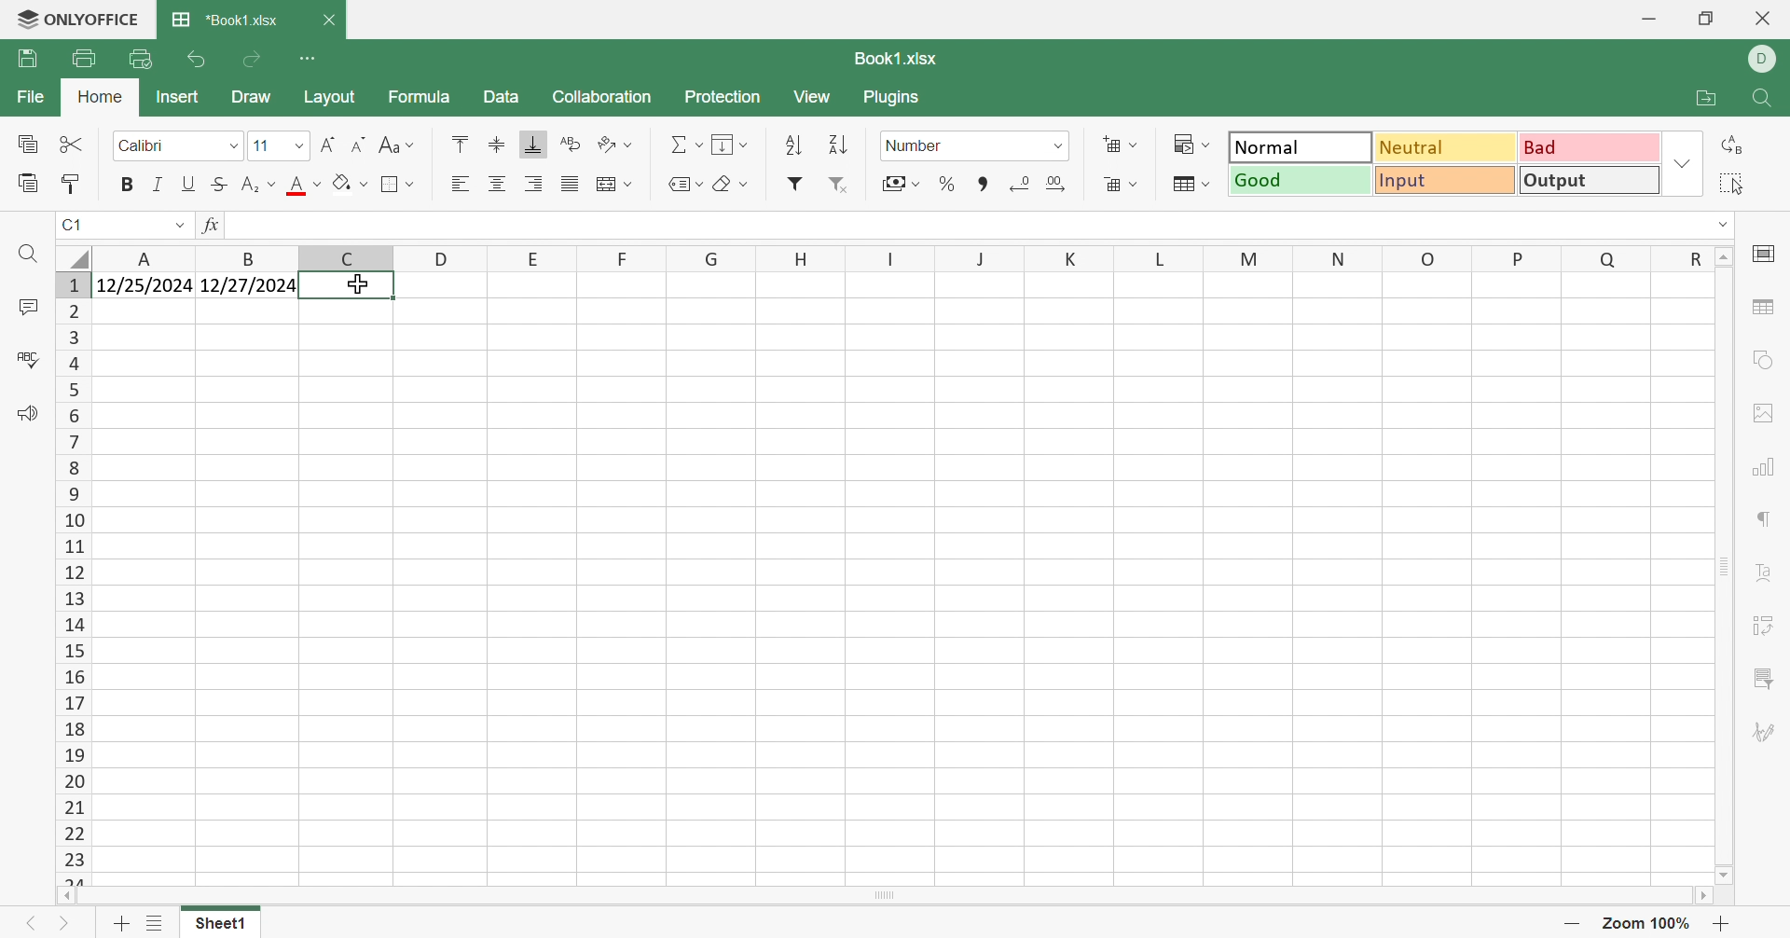  Describe the element at coordinates (1296, 181) in the screenshot. I see `Good` at that location.